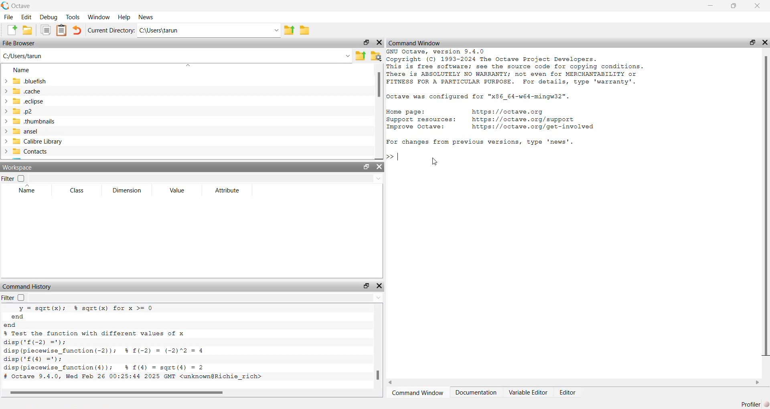 The image size is (770, 409). I want to click on News, so click(144, 18).